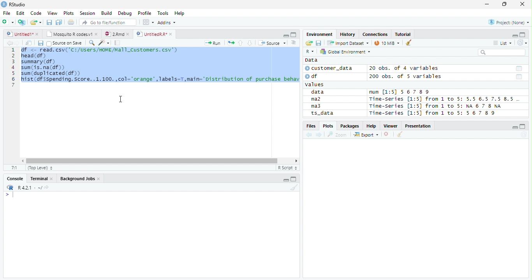 This screenshot has height=280, width=532. What do you see at coordinates (314, 76) in the screenshot?
I see `df` at bounding box center [314, 76].